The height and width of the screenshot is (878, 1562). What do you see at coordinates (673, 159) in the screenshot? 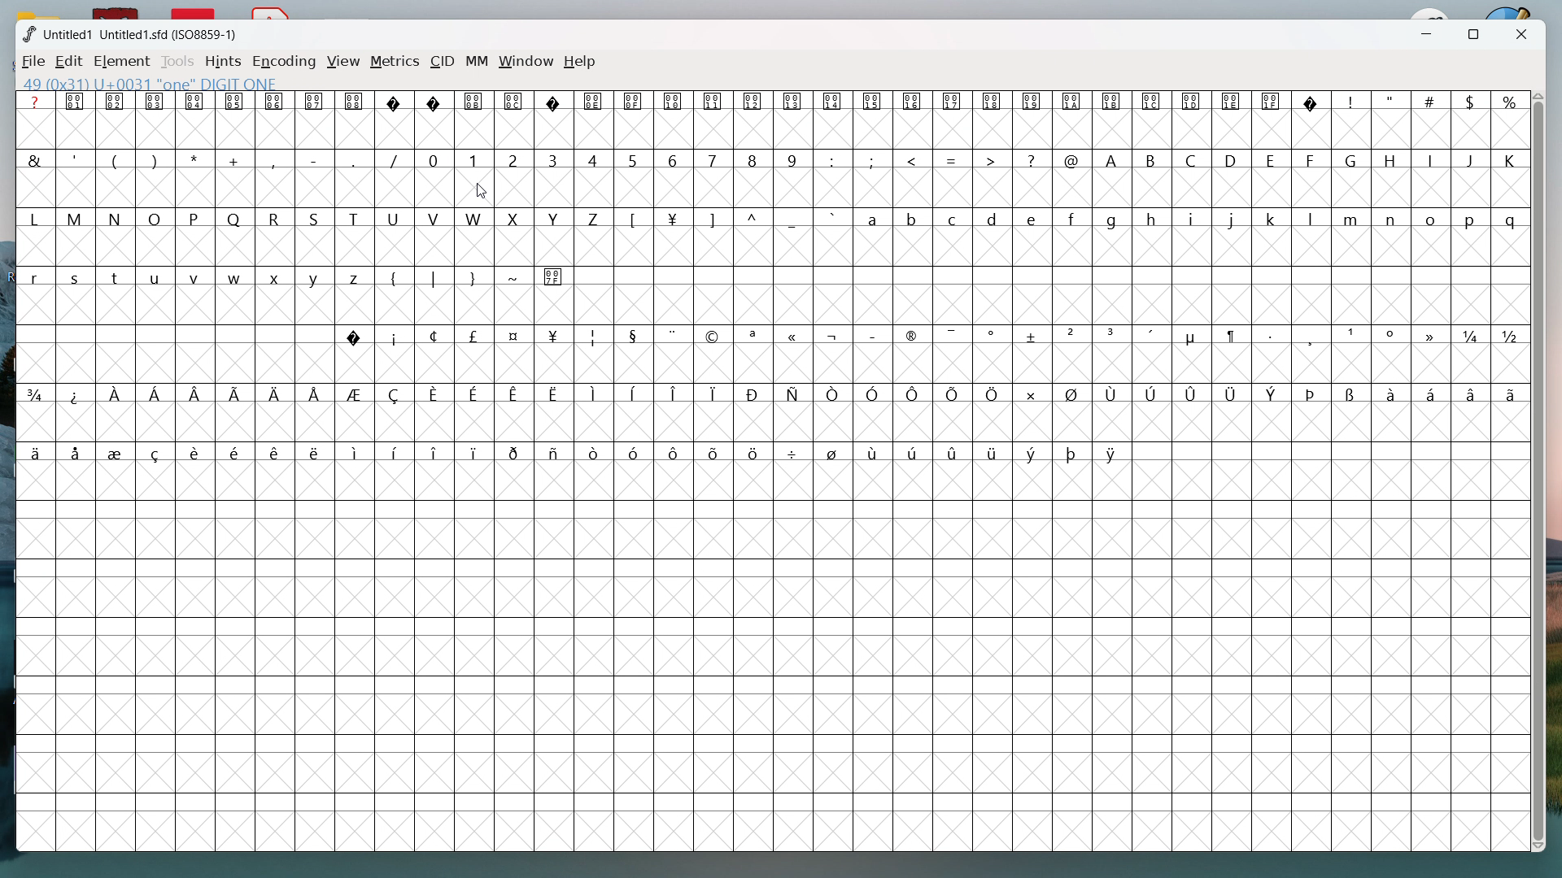
I see `6` at bounding box center [673, 159].